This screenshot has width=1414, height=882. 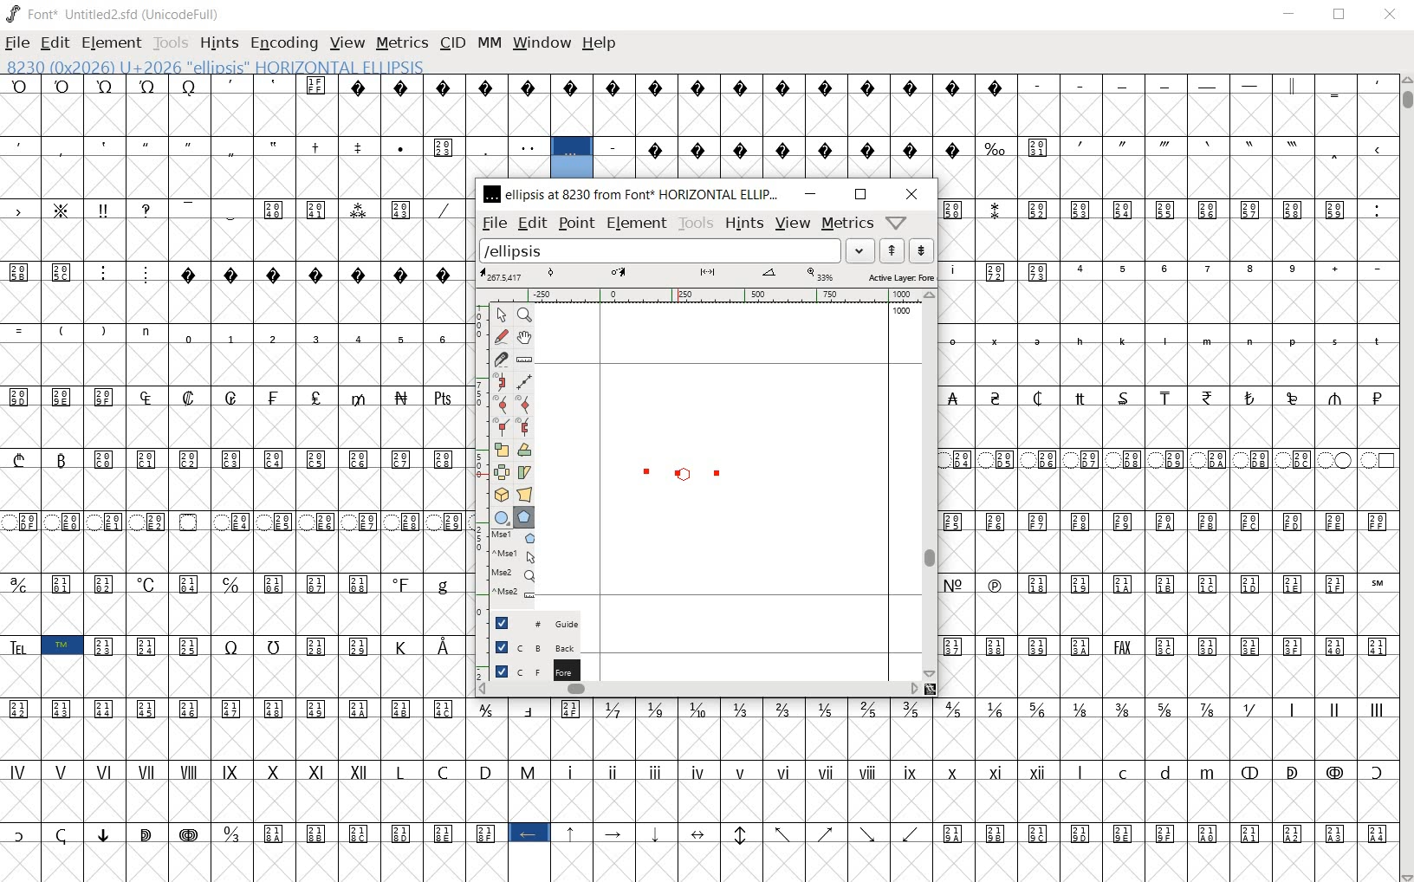 I want to click on scrollbar, so click(x=930, y=486).